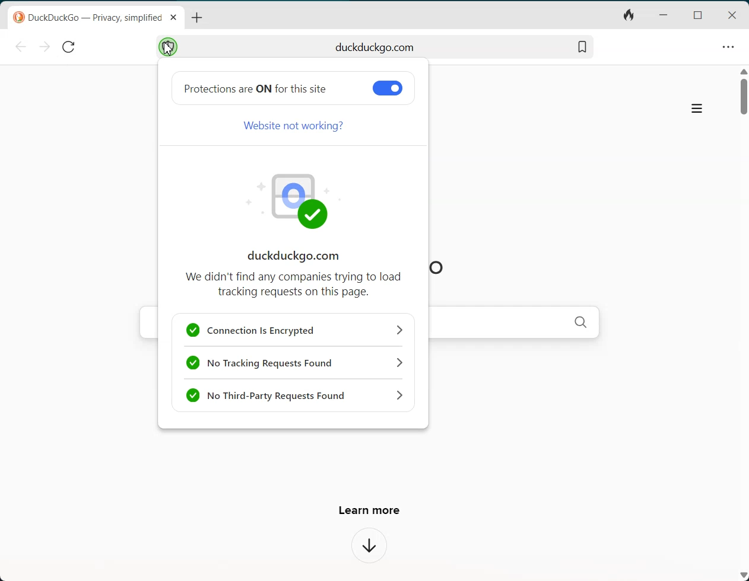 This screenshot has height=581, width=749. I want to click on Shield protected, so click(167, 46).